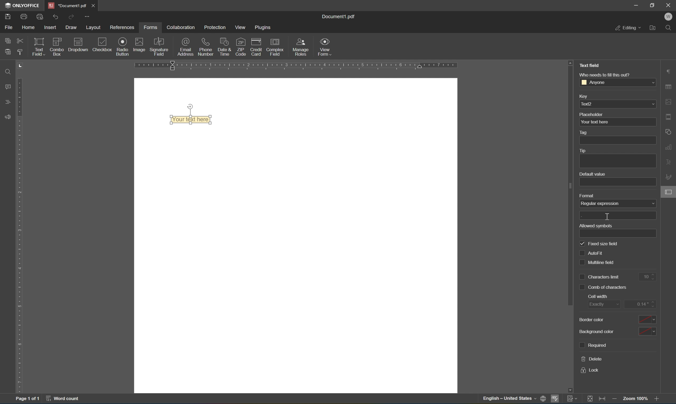  What do you see at coordinates (216, 27) in the screenshot?
I see `protection` at bounding box center [216, 27].